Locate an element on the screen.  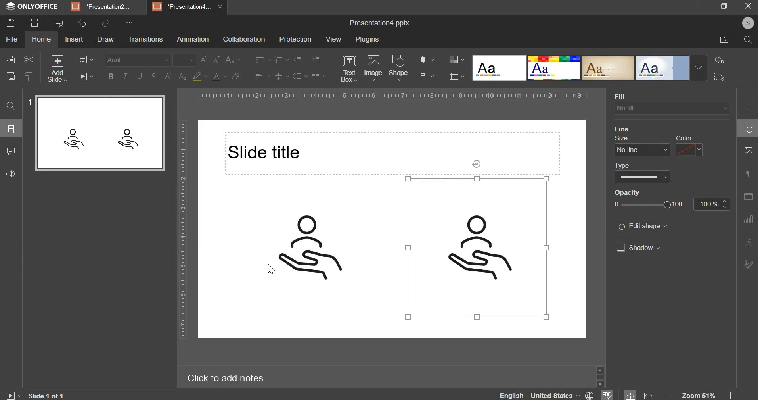
italics is located at coordinates (125, 75).